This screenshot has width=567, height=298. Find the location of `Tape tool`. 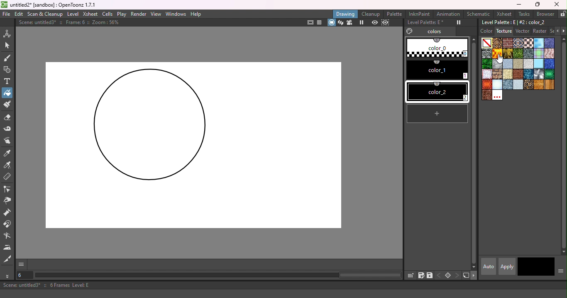

Tape tool is located at coordinates (9, 129).